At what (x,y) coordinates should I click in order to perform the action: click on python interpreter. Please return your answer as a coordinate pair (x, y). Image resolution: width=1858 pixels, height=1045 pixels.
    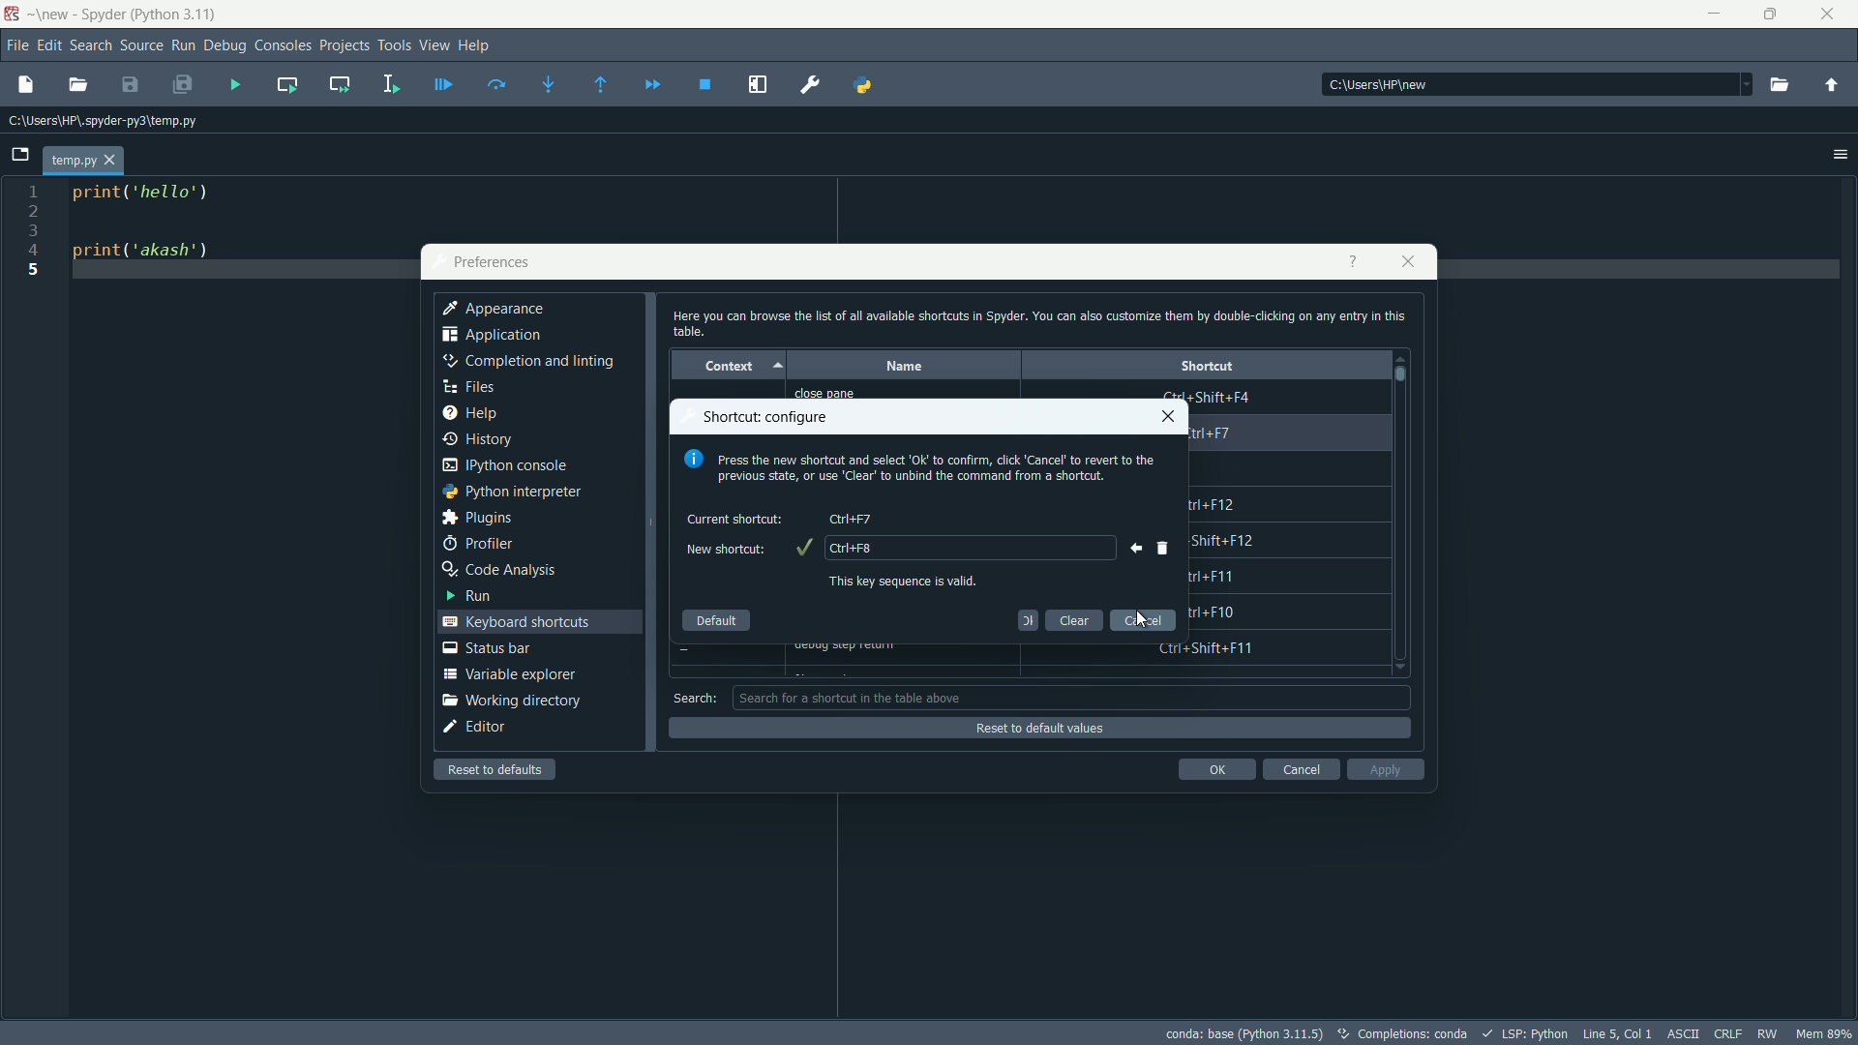
    Looking at the image, I should click on (511, 492).